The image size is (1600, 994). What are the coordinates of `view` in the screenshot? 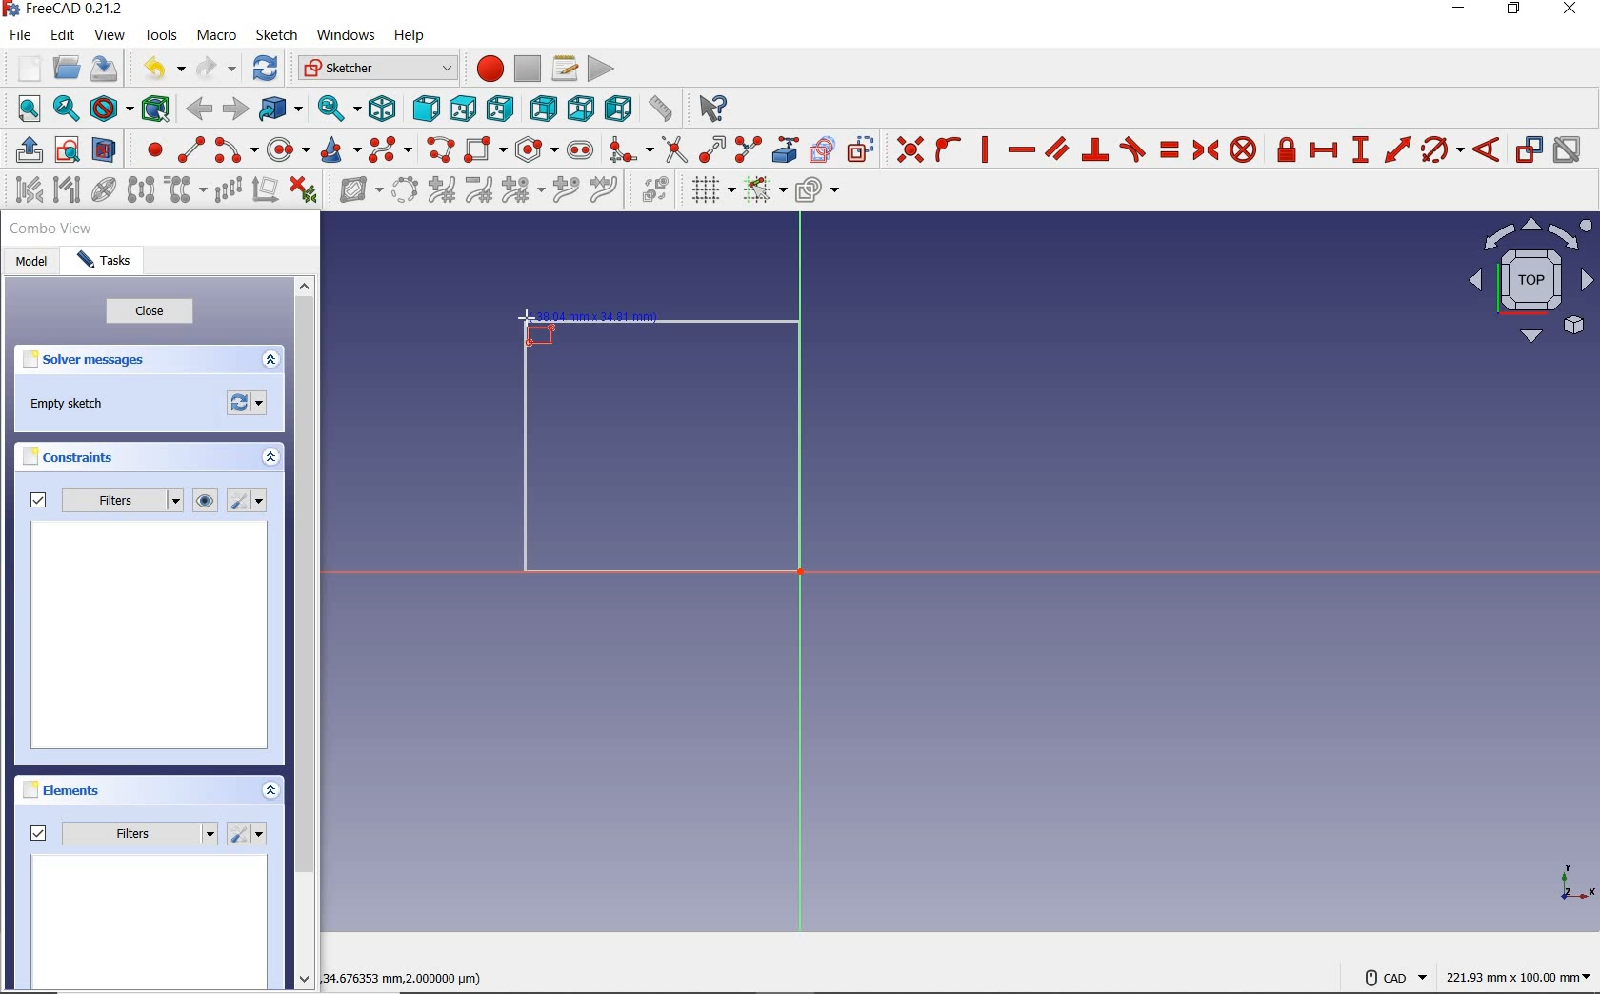 It's located at (110, 35).